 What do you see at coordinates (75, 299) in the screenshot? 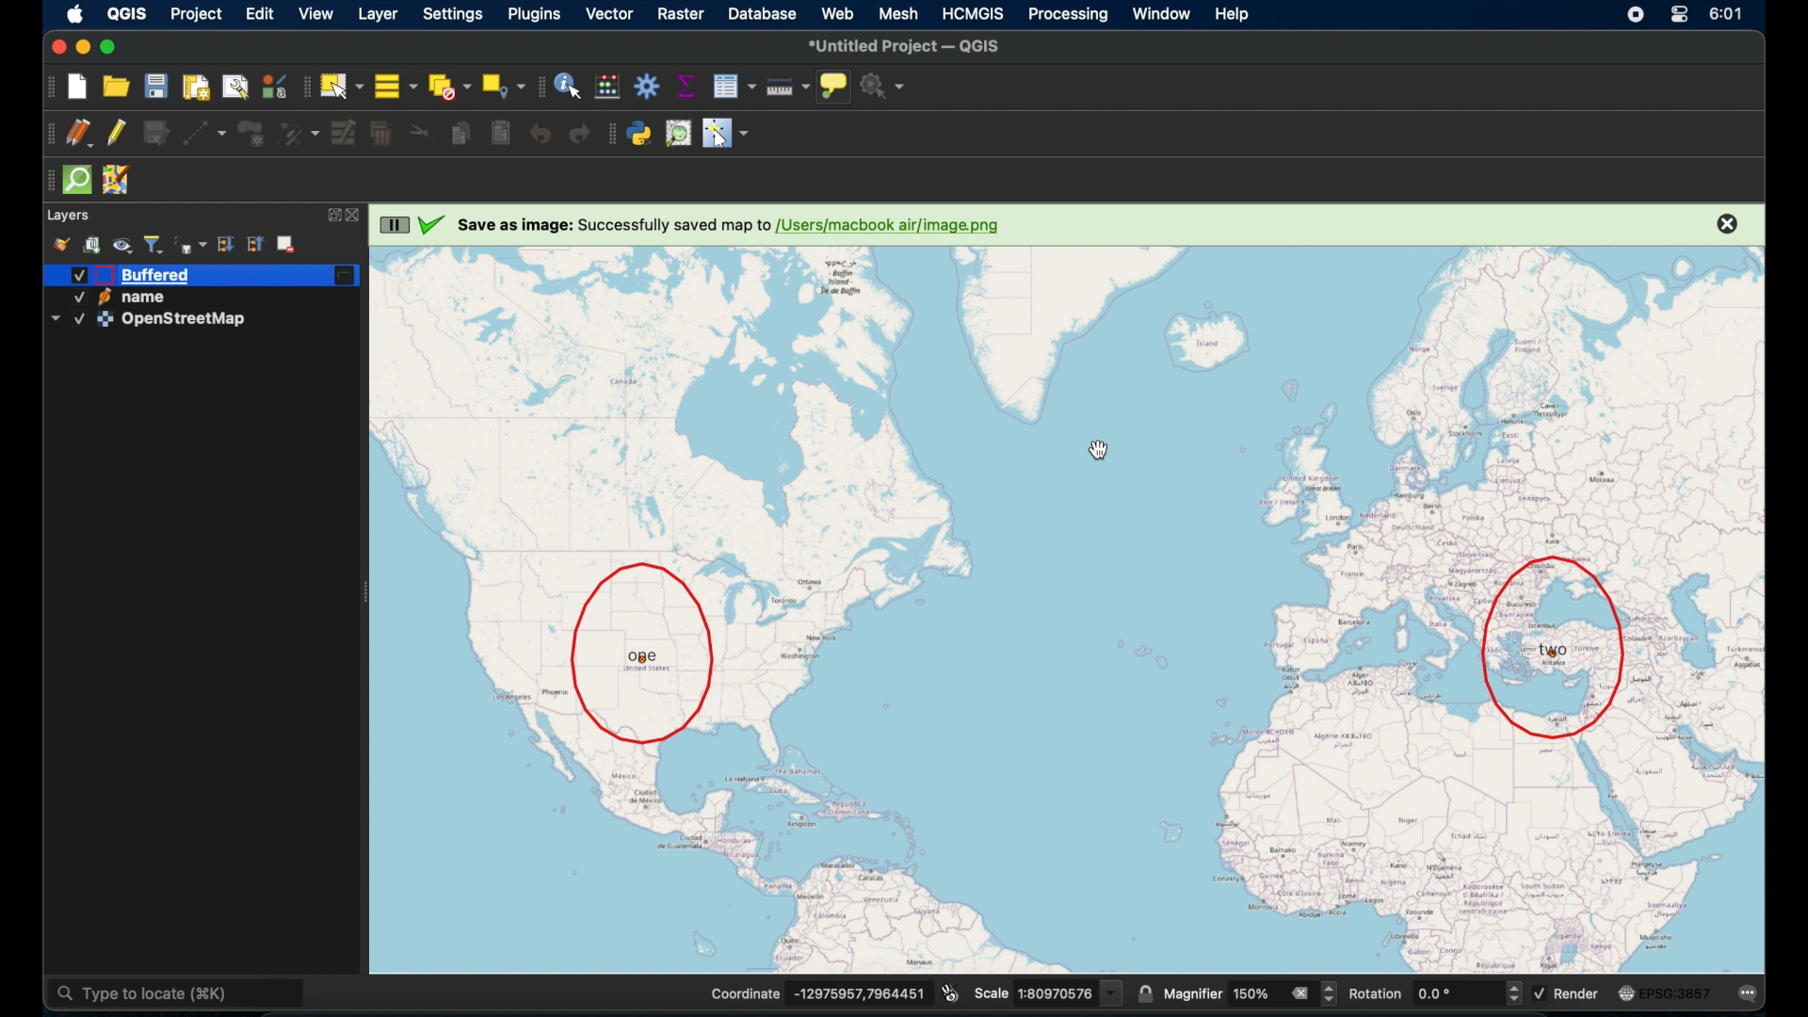
I see `Checked checkbox` at bounding box center [75, 299].